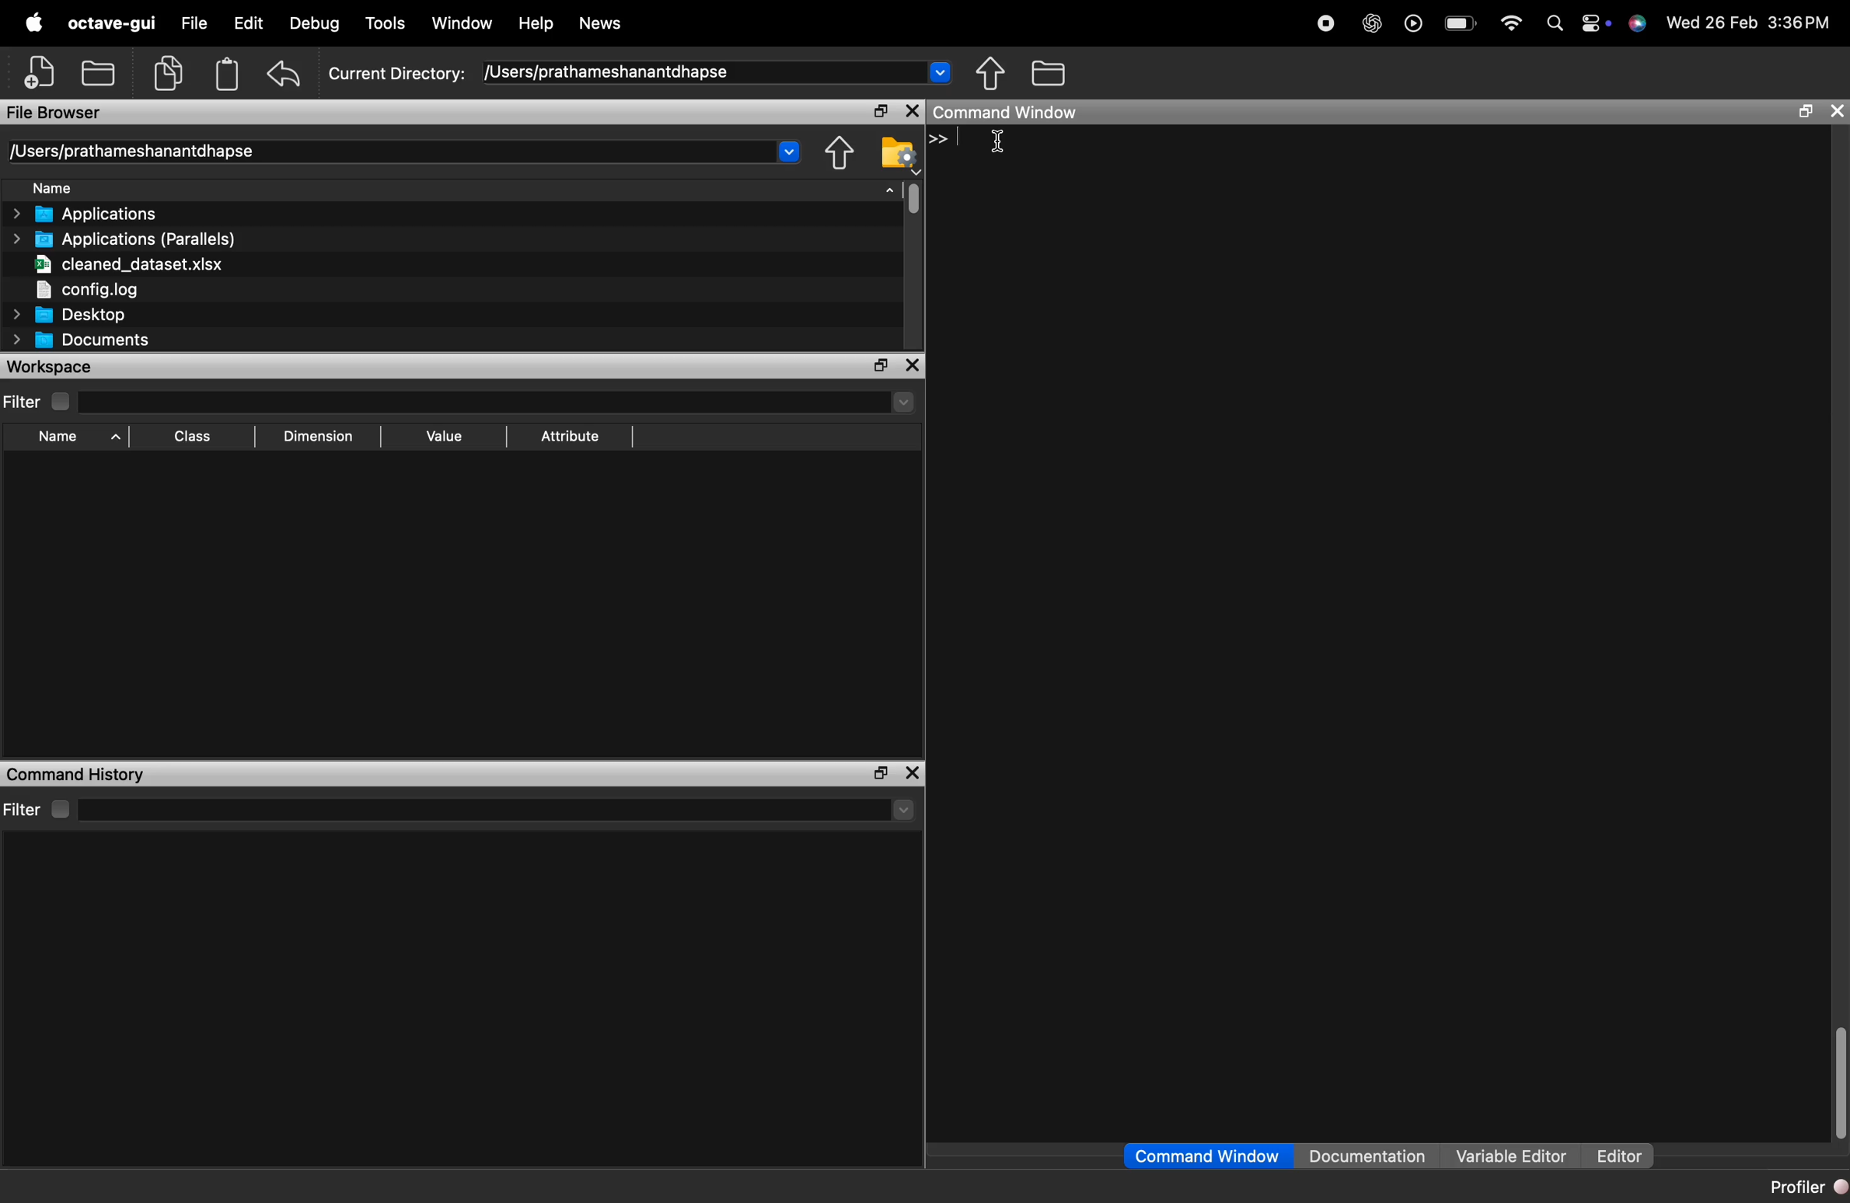 Image resolution: width=1850 pixels, height=1203 pixels. I want to click on Tools, so click(384, 24).